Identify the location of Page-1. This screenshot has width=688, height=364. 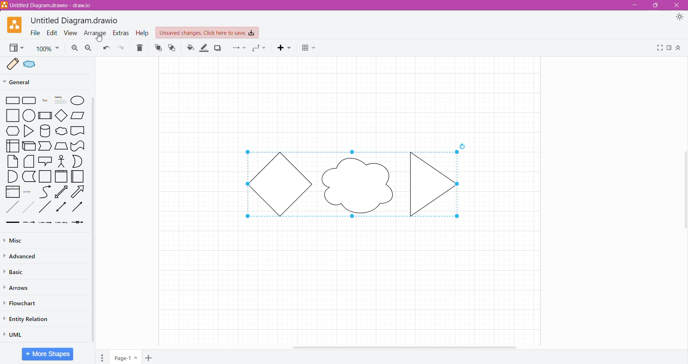
(126, 357).